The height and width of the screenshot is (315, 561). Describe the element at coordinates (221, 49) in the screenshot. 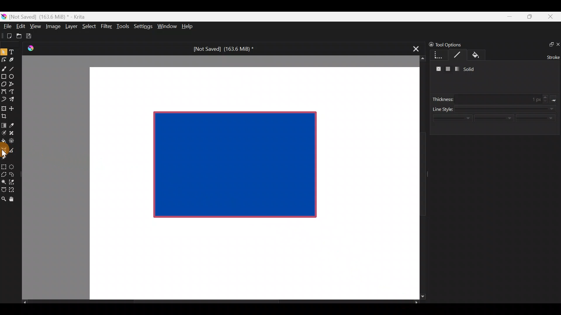

I see `[Not Saved] (163.6 MiB) *` at that location.